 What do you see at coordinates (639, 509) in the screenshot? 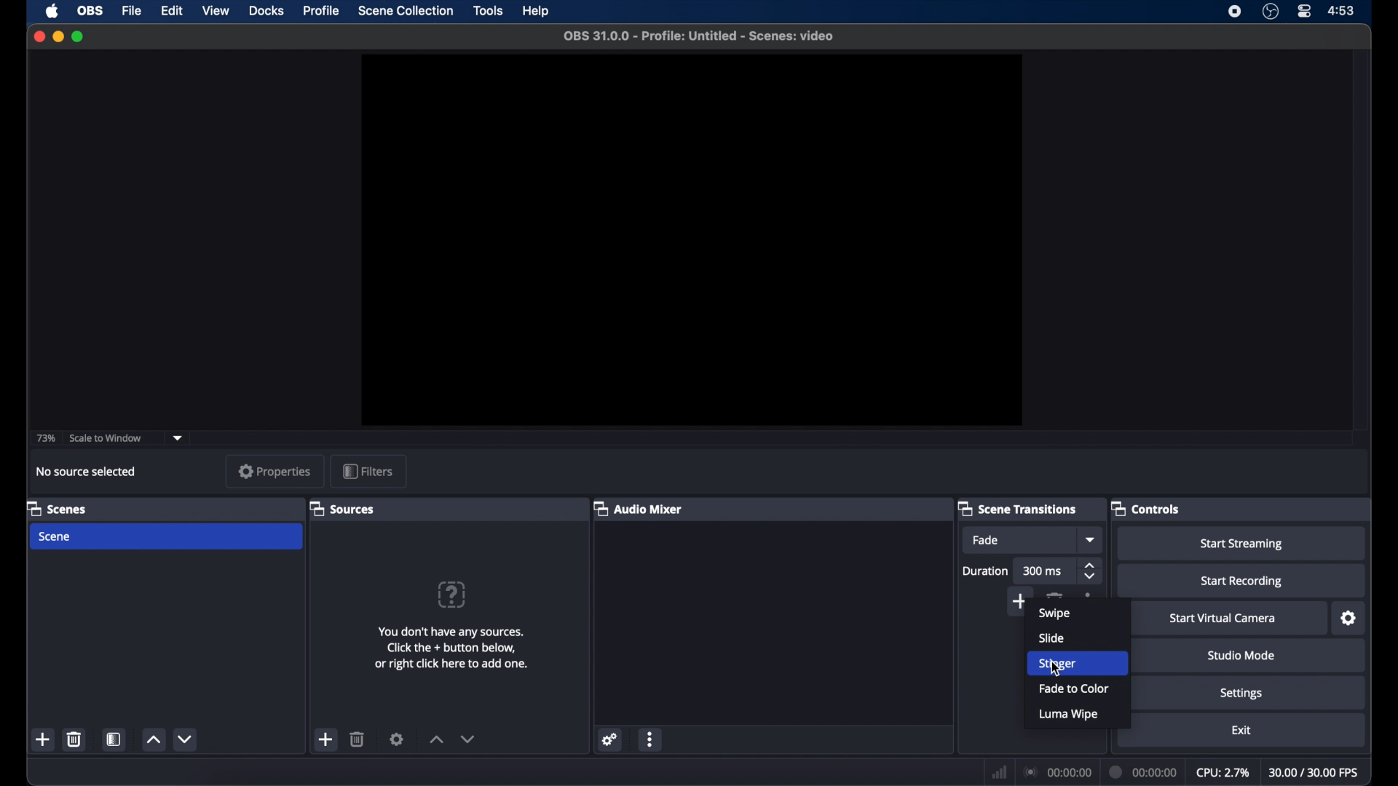
I see `audio mixer` at bounding box center [639, 509].